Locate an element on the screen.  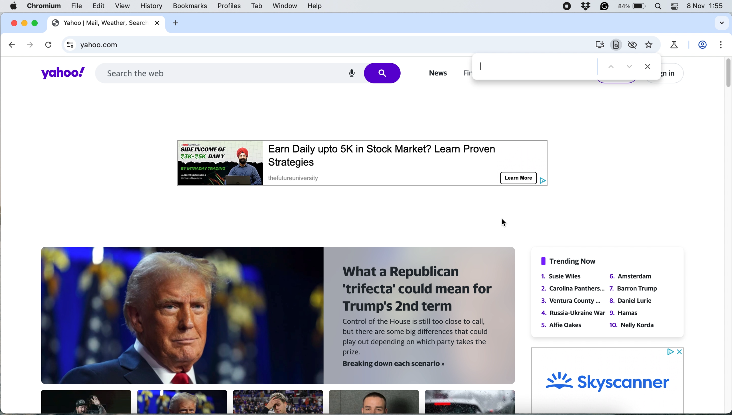
News Article  is located at coordinates (182, 402).